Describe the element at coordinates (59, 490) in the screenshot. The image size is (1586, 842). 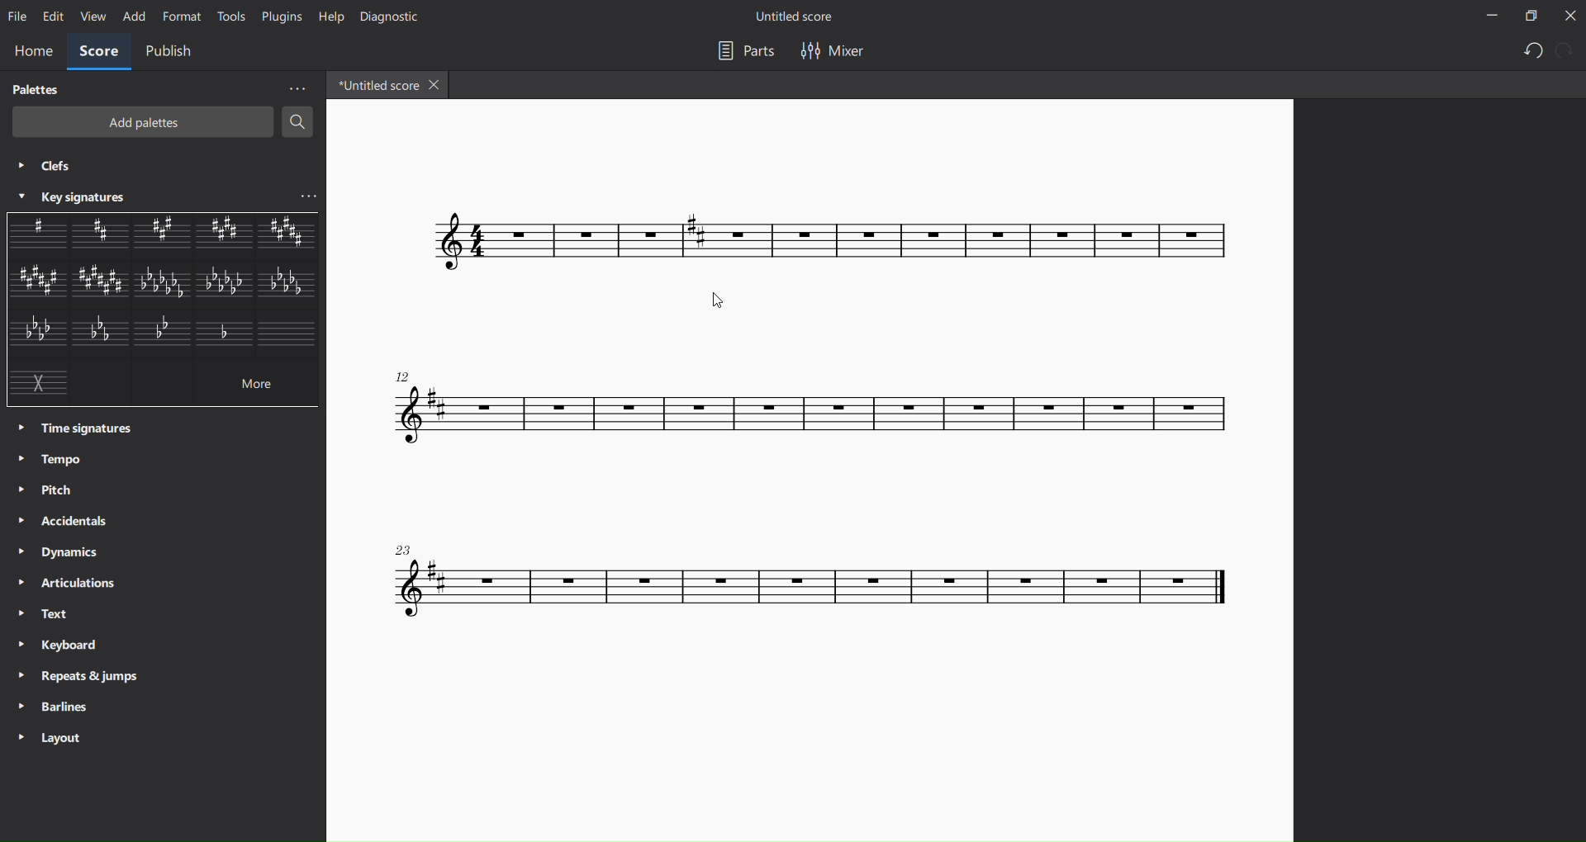
I see `pitch` at that location.